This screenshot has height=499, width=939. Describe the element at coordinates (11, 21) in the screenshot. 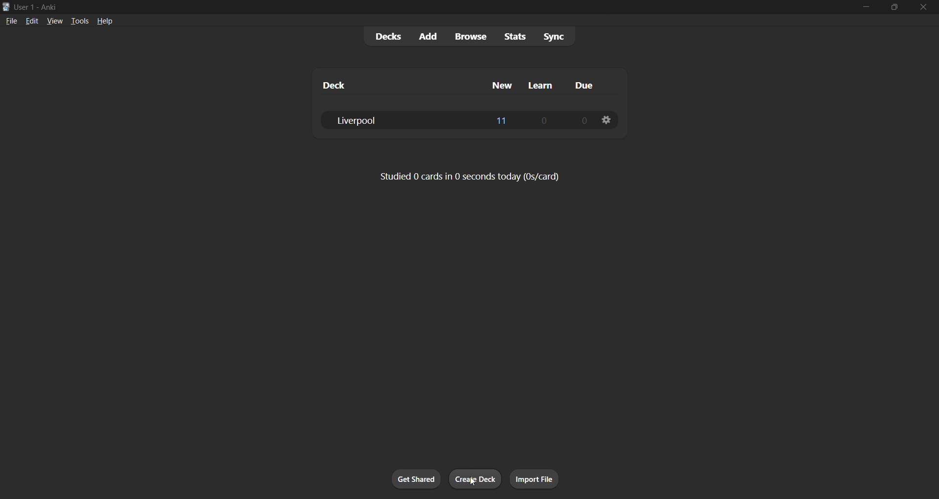

I see `file` at that location.